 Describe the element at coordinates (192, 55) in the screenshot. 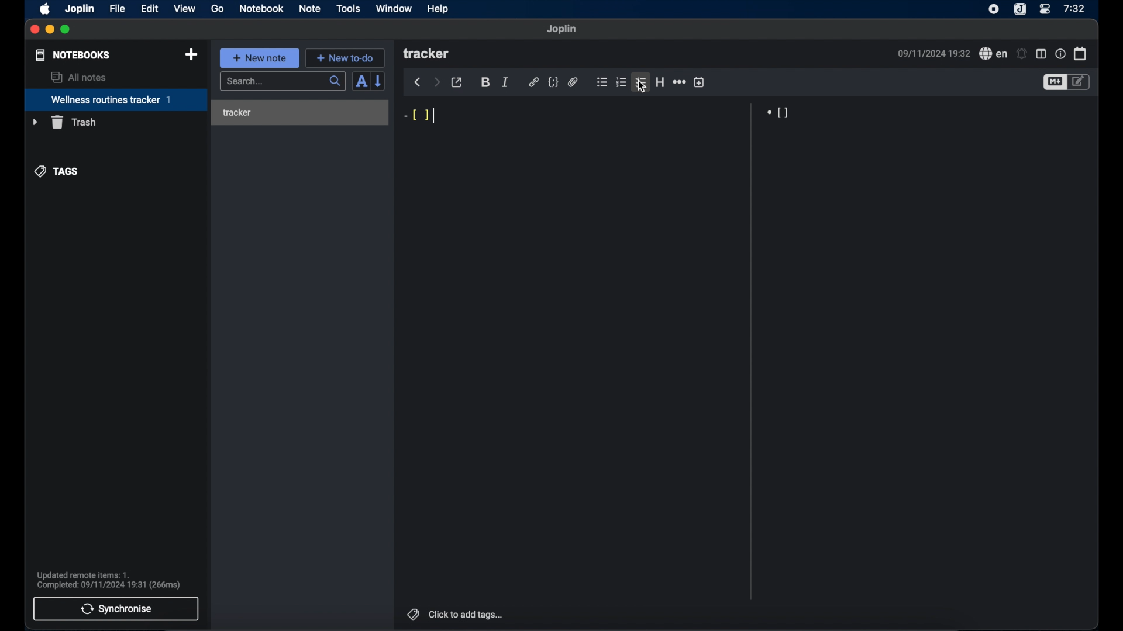

I see `new notebook` at that location.